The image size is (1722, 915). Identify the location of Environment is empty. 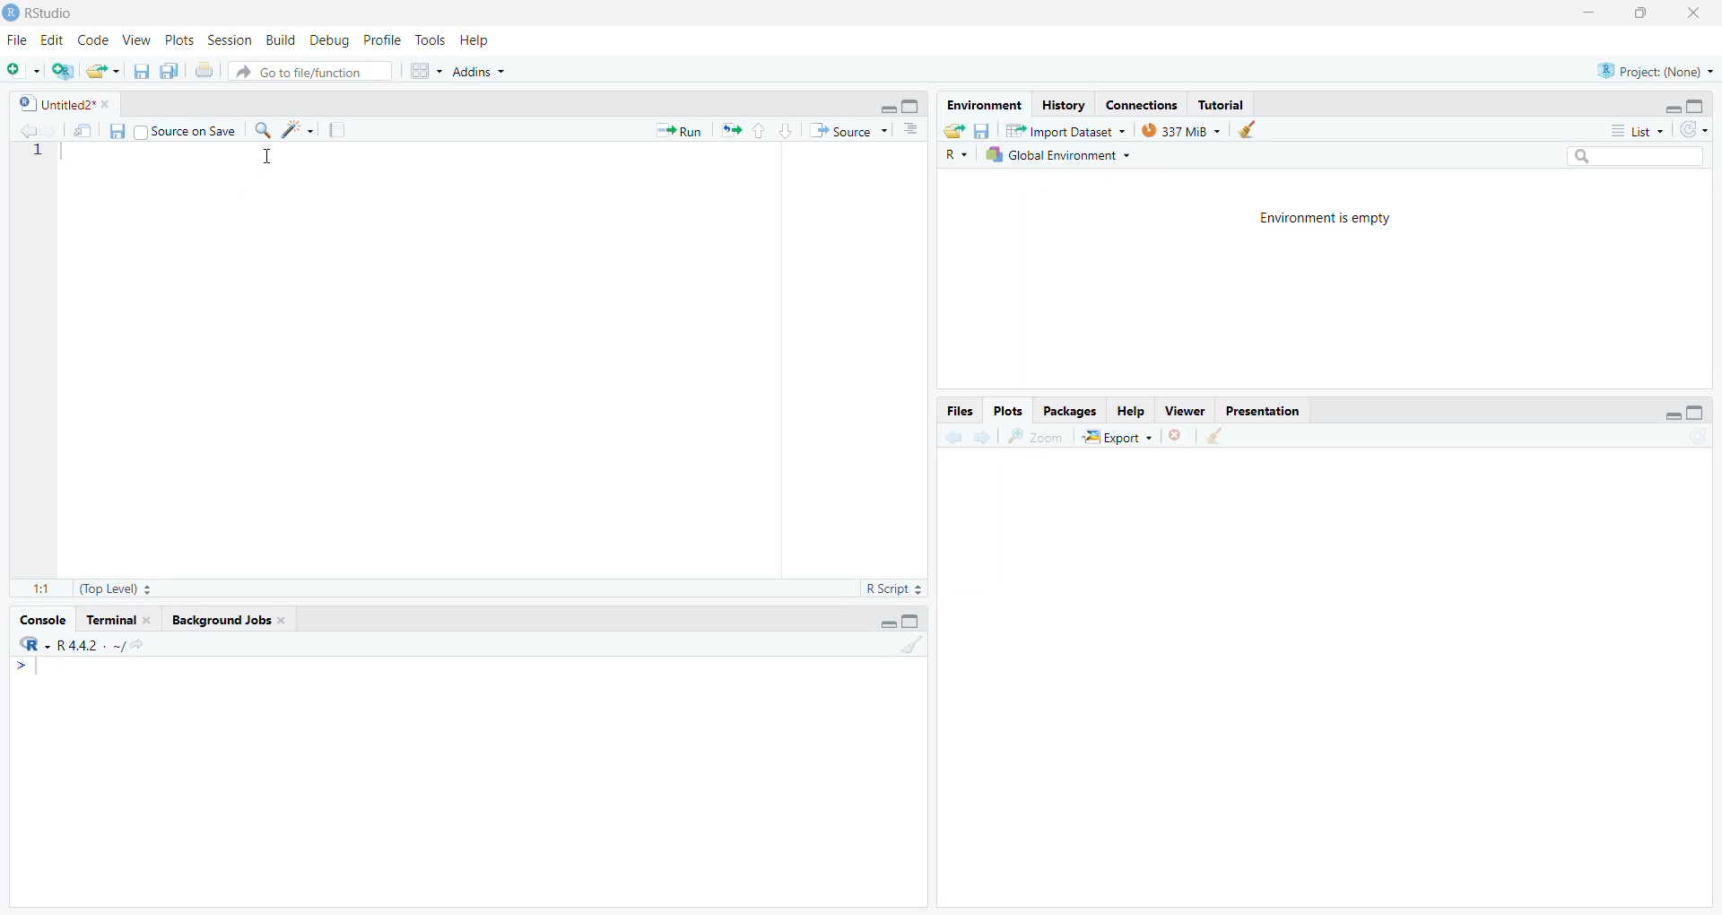
(1328, 221).